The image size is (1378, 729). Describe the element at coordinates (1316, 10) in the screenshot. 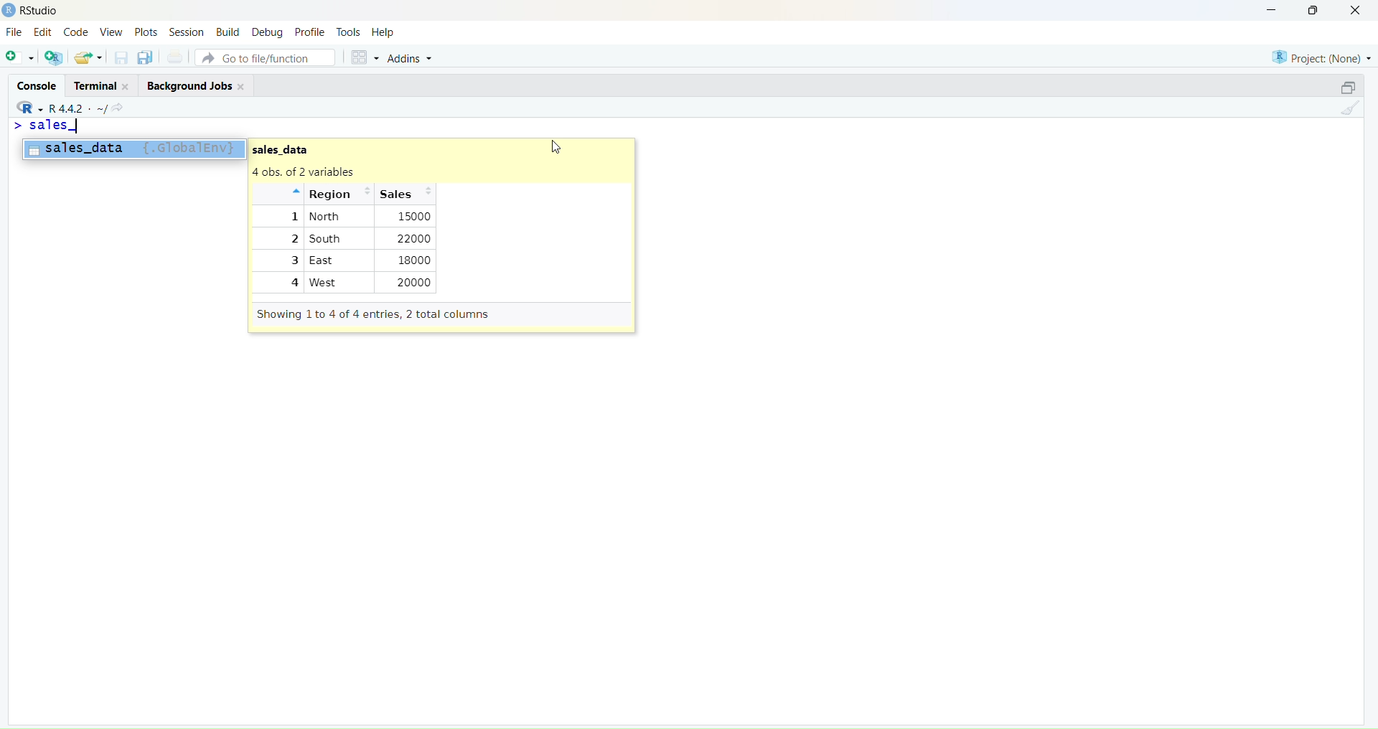

I see `maximise` at that location.